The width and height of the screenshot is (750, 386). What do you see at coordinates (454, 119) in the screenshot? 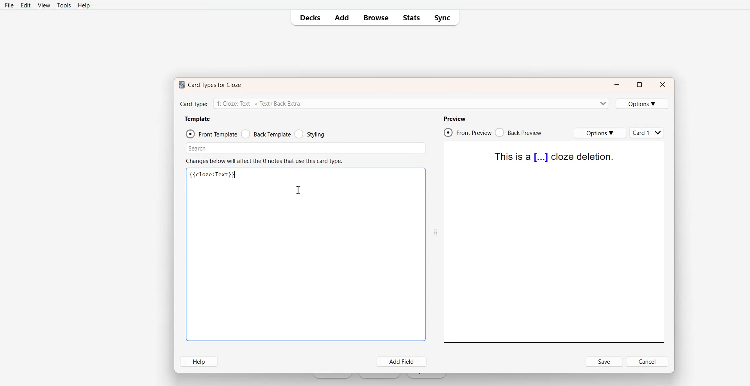
I see `Preview` at bounding box center [454, 119].